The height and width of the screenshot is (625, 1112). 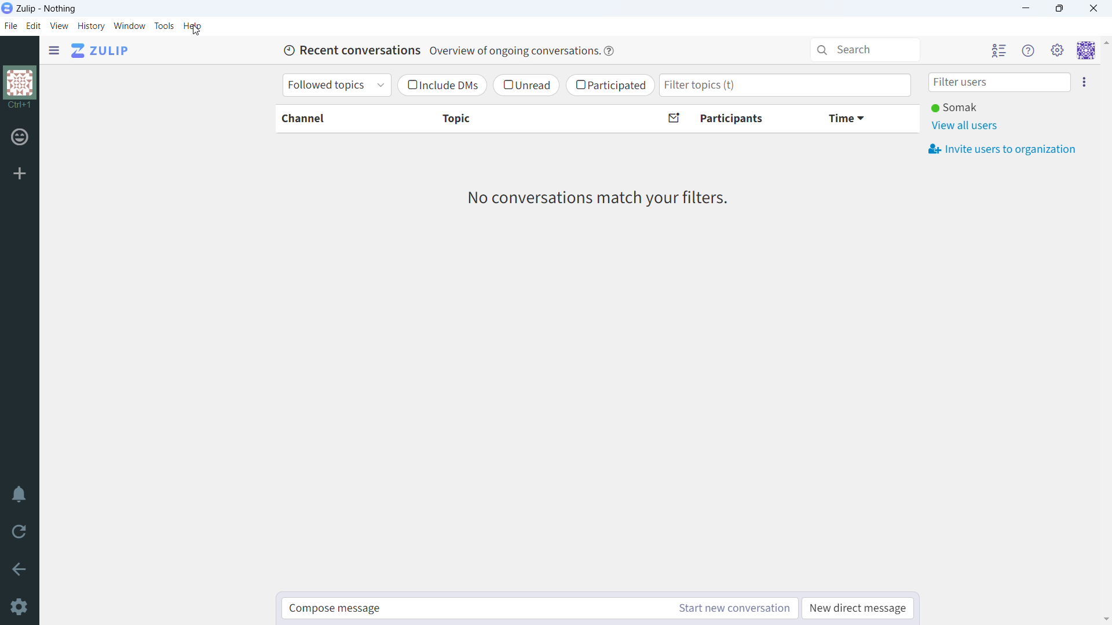 What do you see at coordinates (19, 569) in the screenshot?
I see `go back` at bounding box center [19, 569].